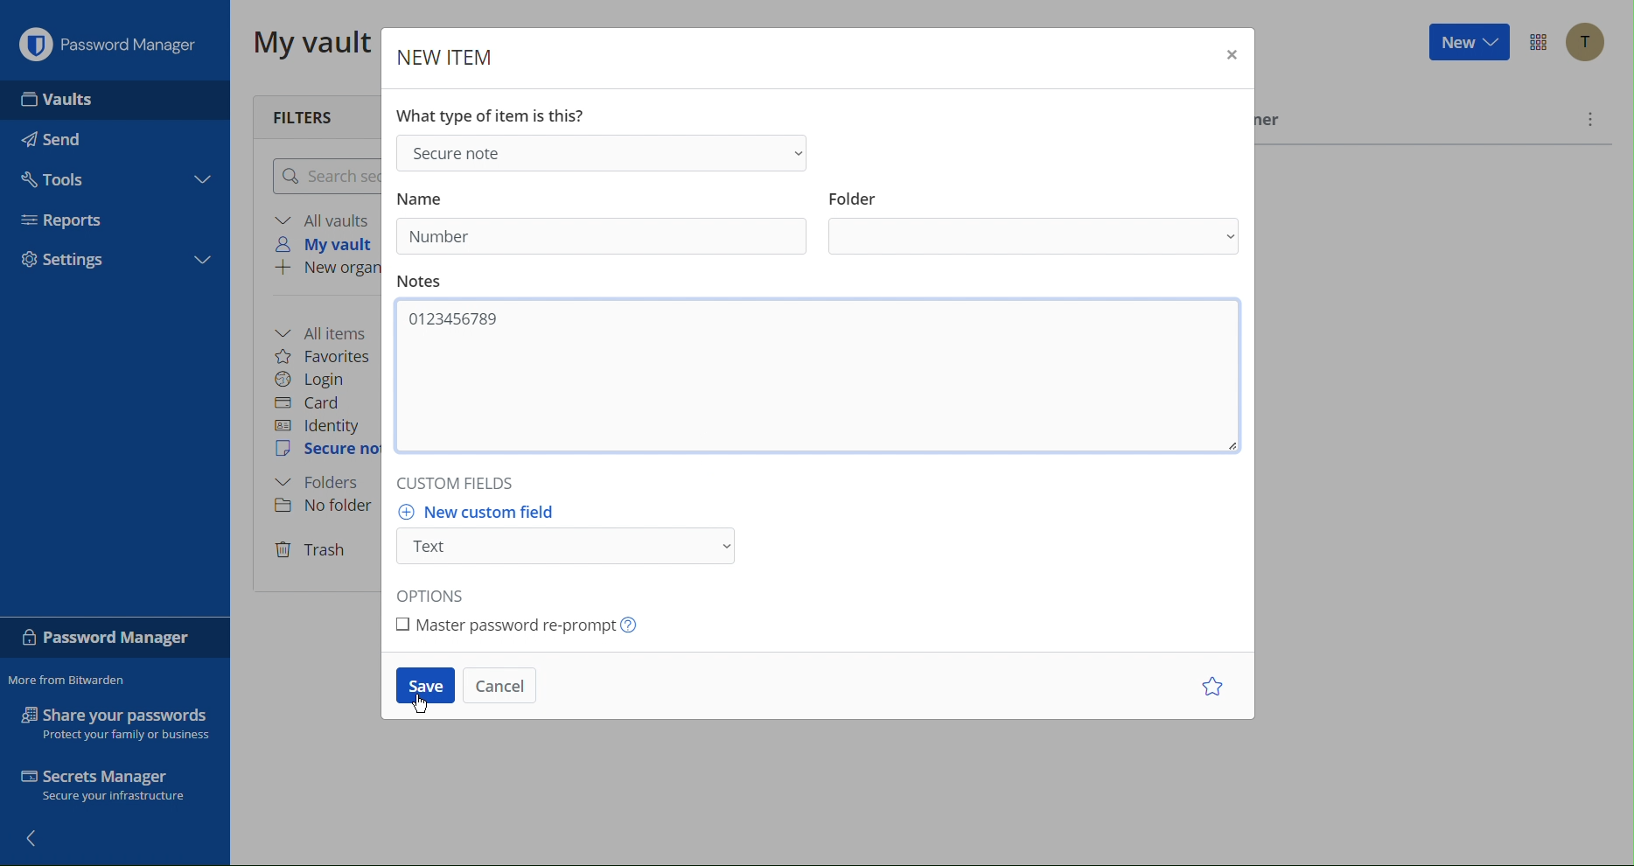 Image resolution: width=1634 pixels, height=866 pixels. What do you see at coordinates (328, 331) in the screenshot?
I see `All items` at bounding box center [328, 331].